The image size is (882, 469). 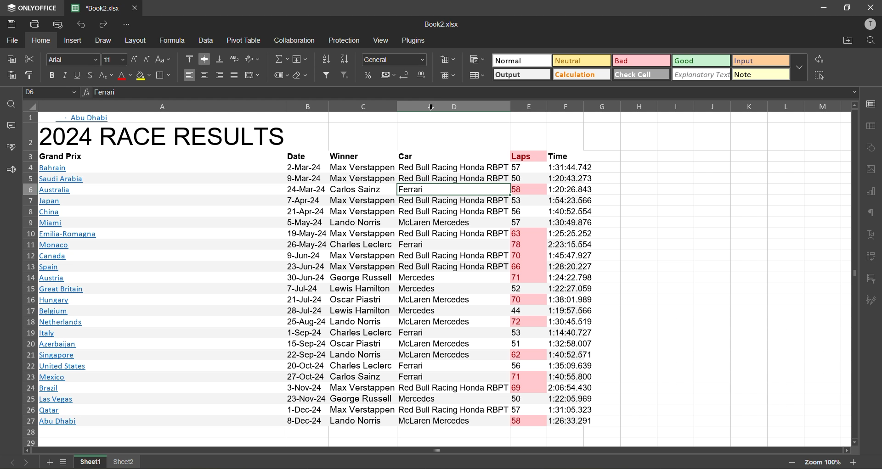 I want to click on clear, so click(x=301, y=76).